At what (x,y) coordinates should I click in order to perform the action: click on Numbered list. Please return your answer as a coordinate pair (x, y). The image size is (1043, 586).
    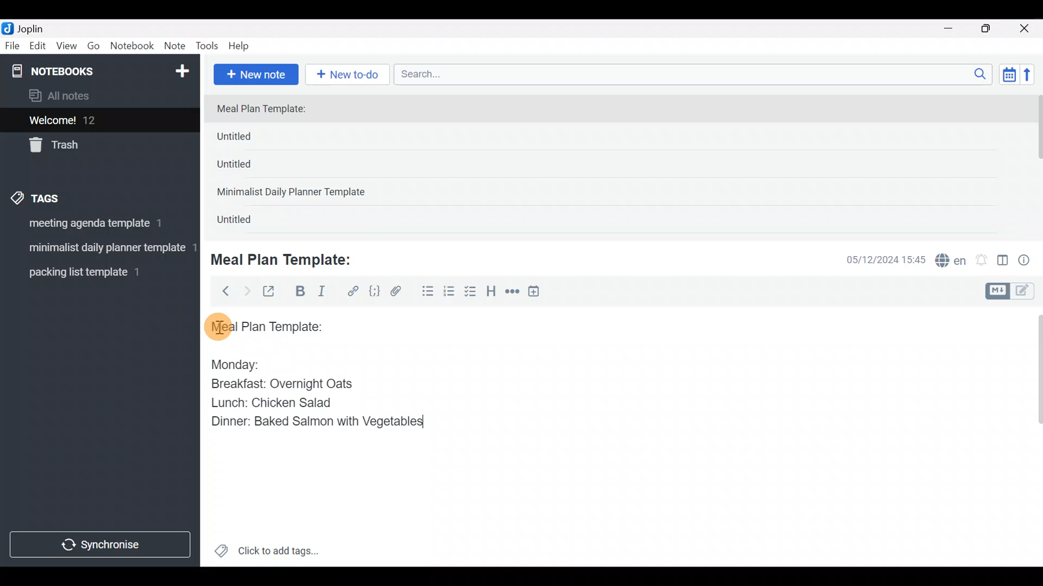
    Looking at the image, I should click on (449, 294).